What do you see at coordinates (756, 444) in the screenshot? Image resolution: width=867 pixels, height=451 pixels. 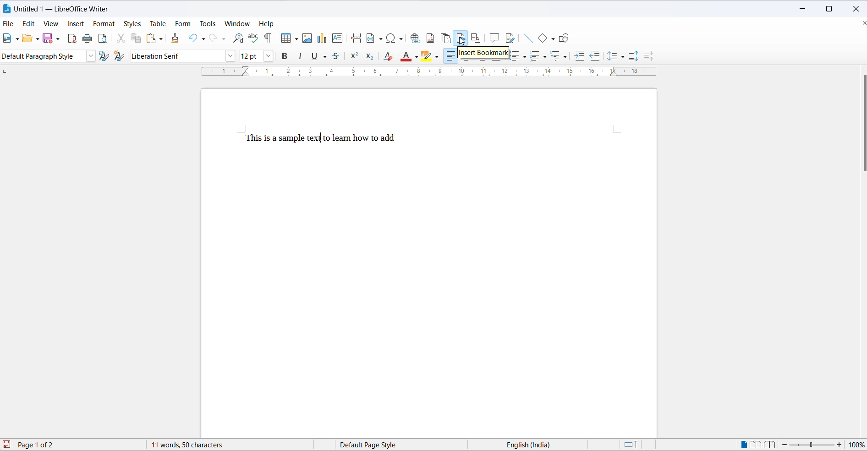 I see `multipage view` at bounding box center [756, 444].